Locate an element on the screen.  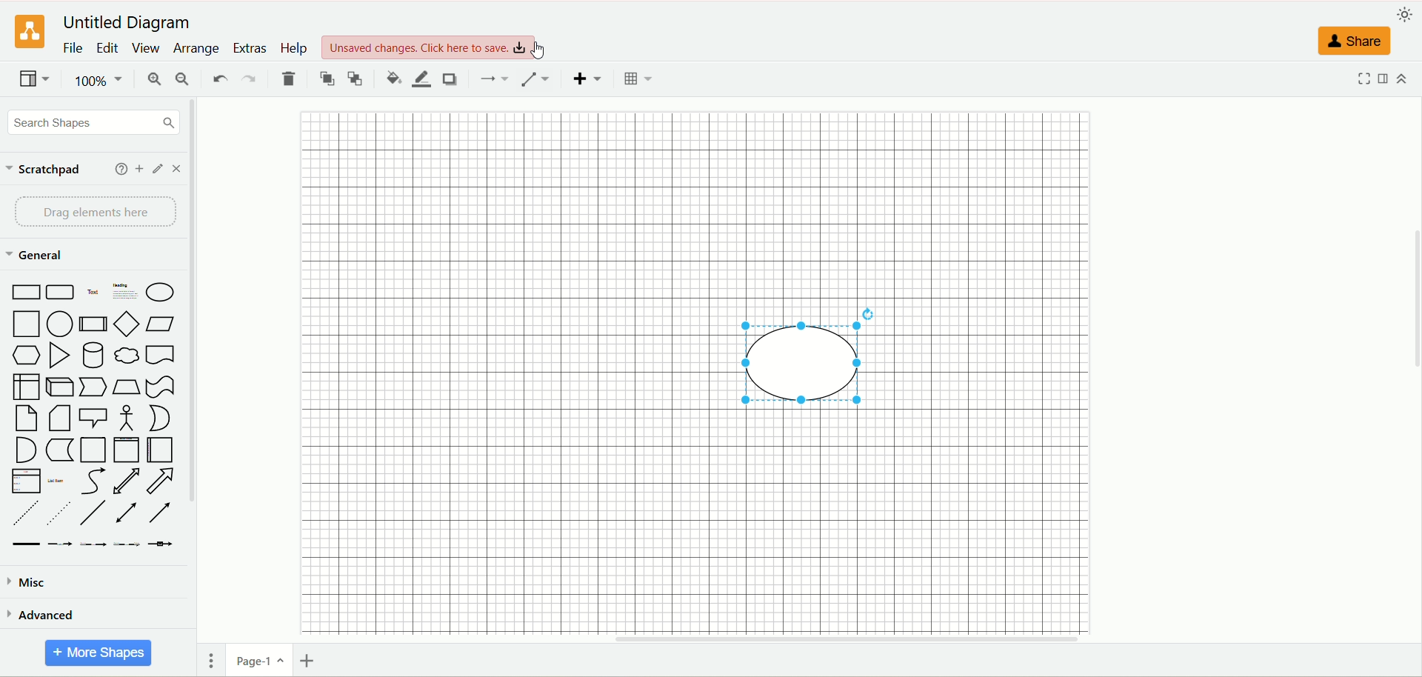
share is located at coordinates (1355, 44).